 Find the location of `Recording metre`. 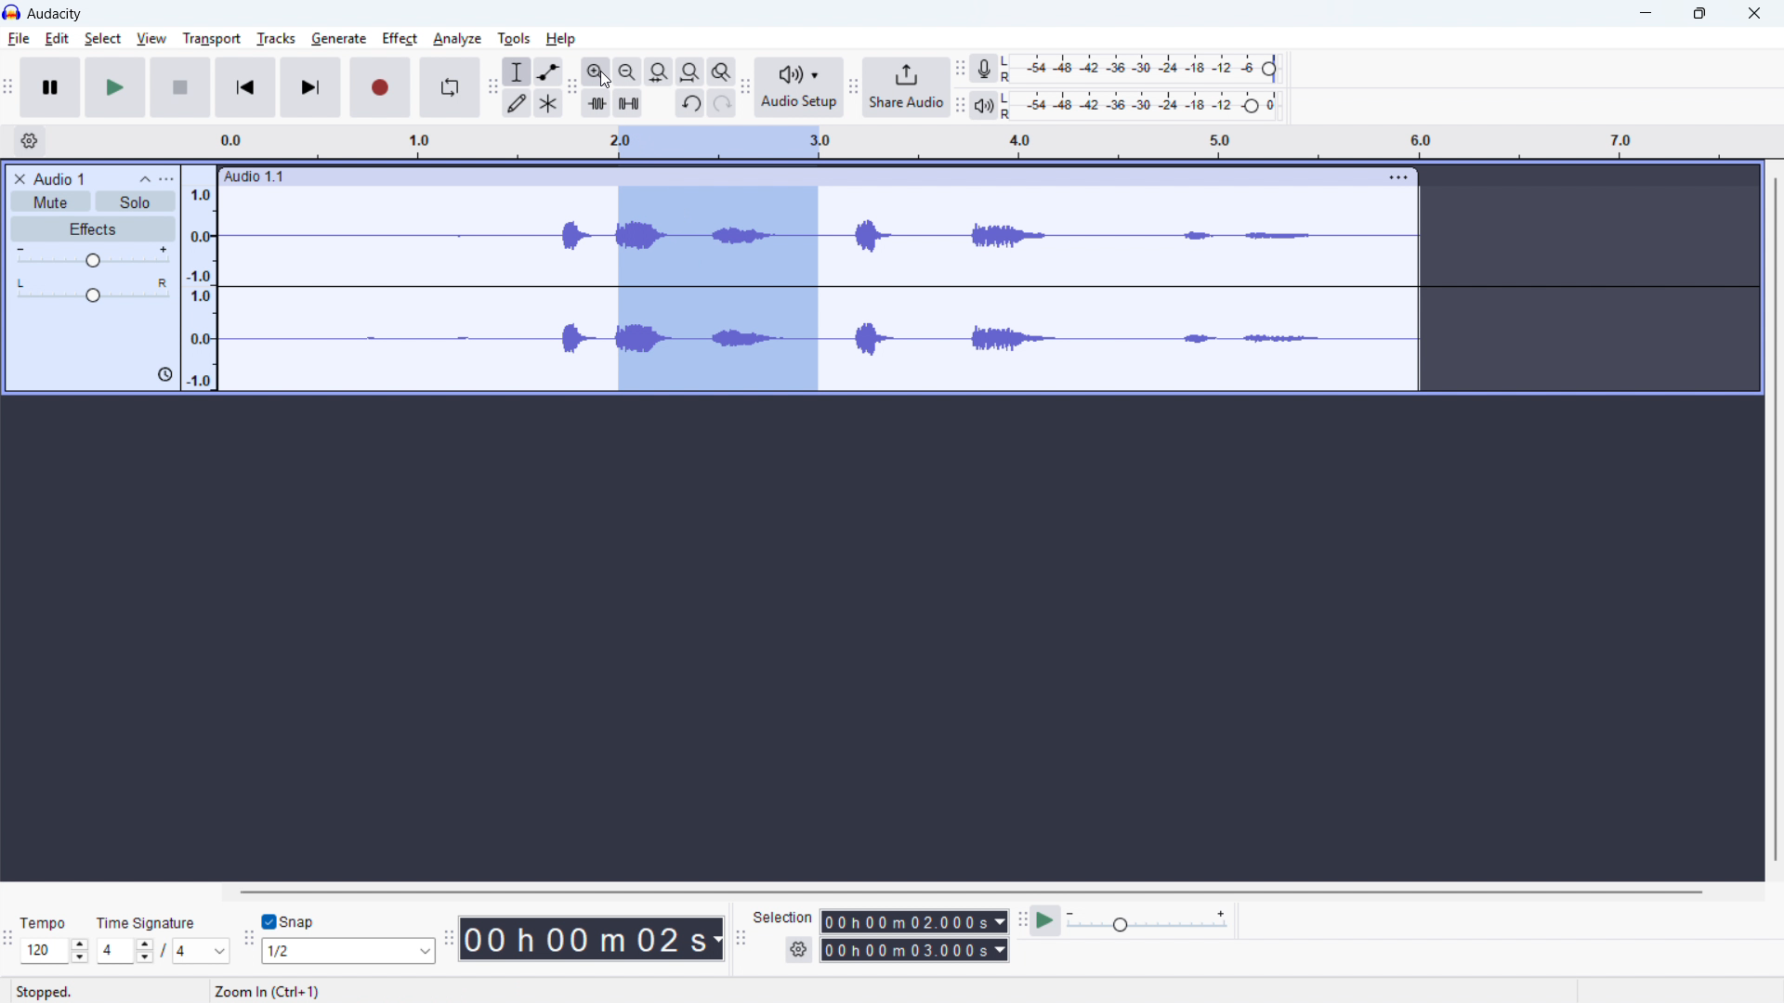

Recording metre is located at coordinates (983, 70).